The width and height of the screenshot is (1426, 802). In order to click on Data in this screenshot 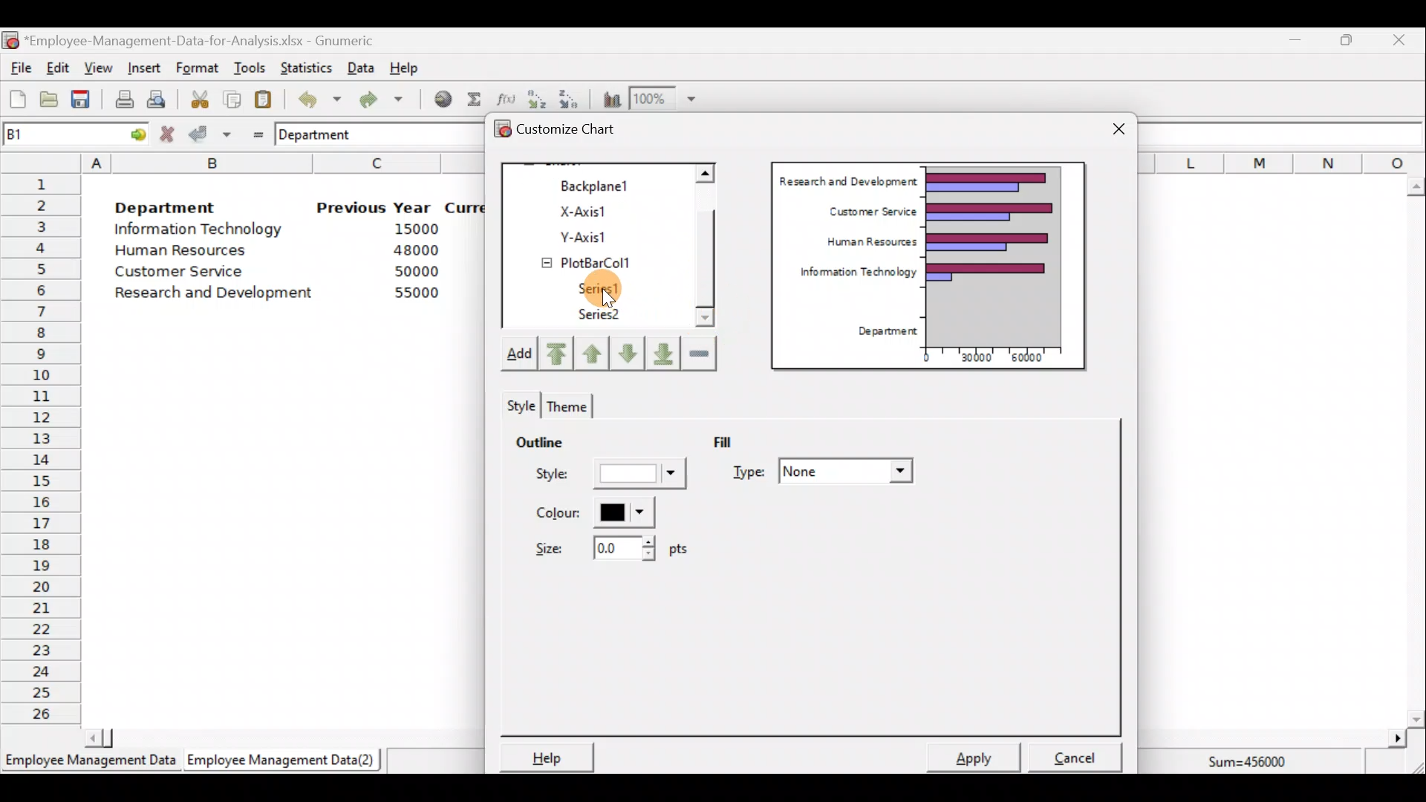, I will do `click(361, 68)`.